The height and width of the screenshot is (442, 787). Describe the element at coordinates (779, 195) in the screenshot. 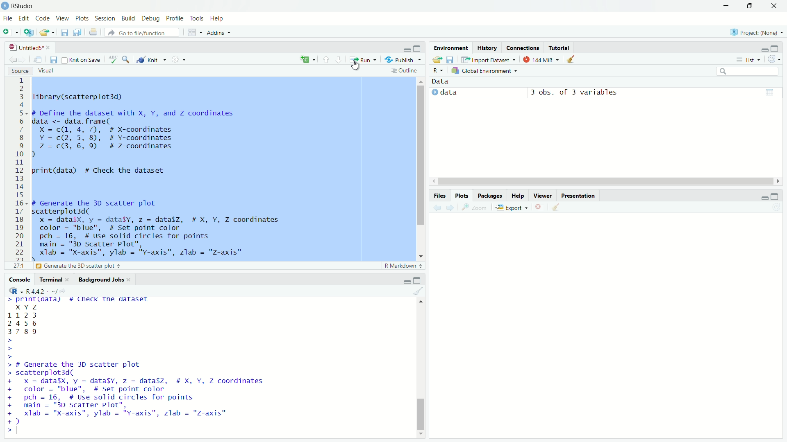

I see `maximize` at that location.